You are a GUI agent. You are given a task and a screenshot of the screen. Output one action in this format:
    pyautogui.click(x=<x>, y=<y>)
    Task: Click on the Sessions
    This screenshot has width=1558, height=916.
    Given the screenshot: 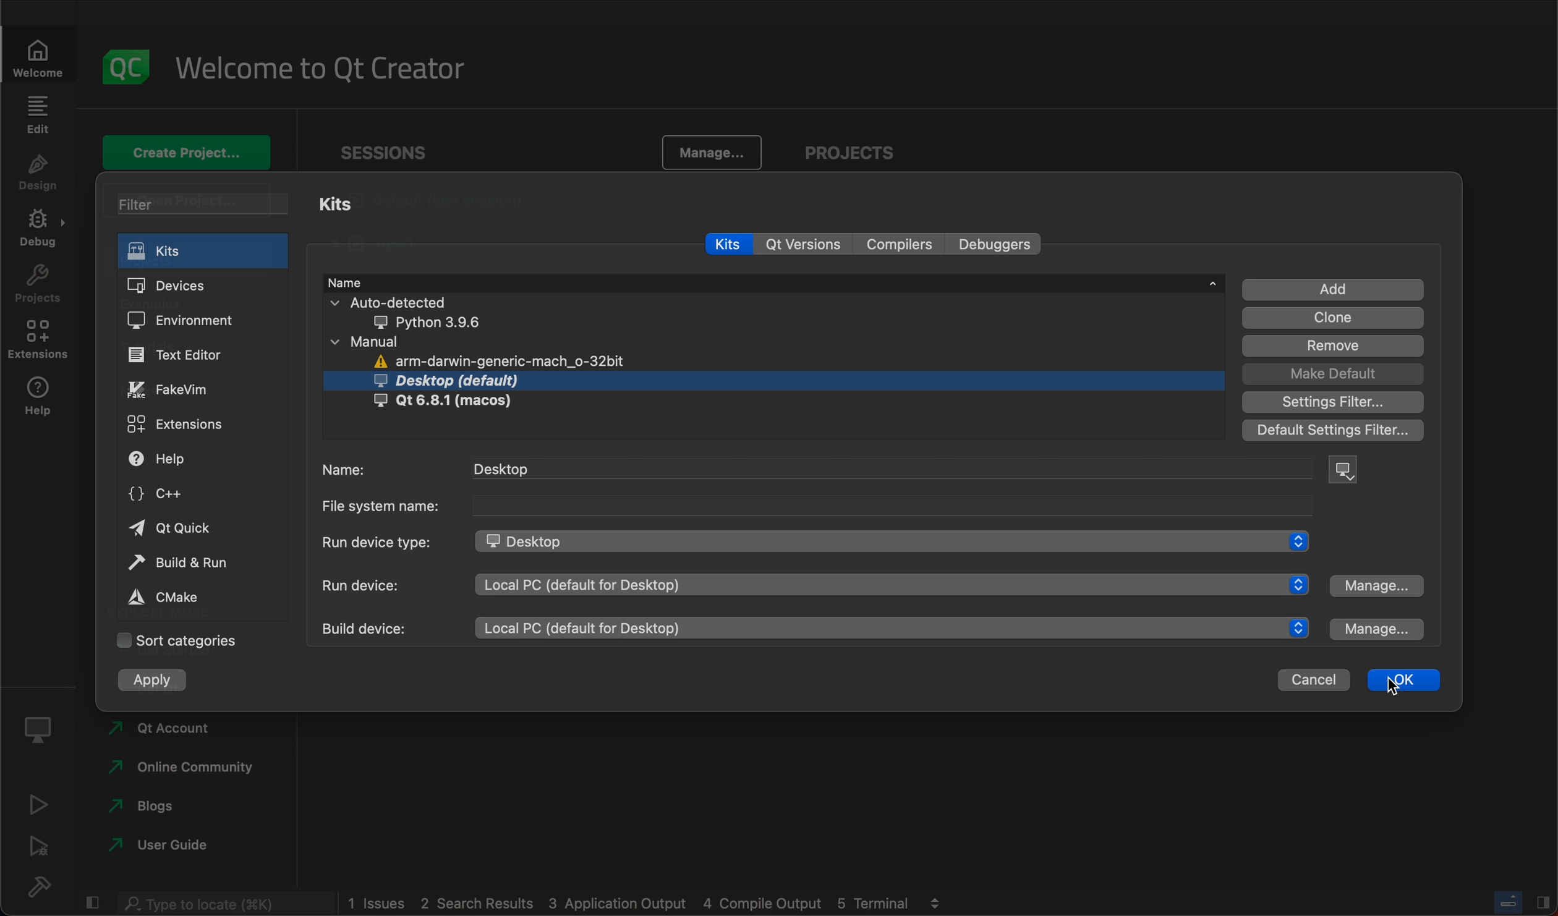 What is the action you would take?
    pyautogui.click(x=399, y=149)
    